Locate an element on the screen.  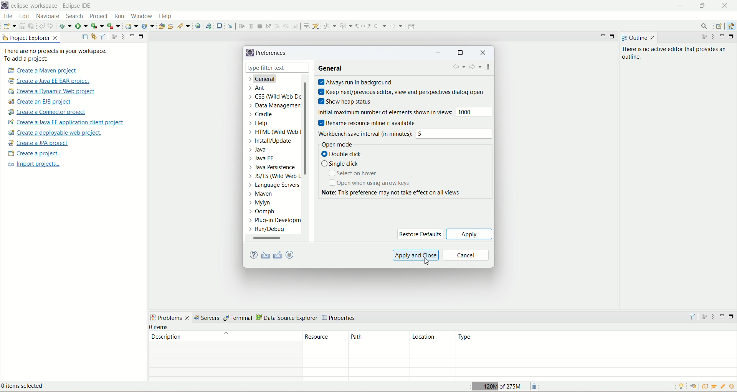
Java EE is located at coordinates (730, 27).